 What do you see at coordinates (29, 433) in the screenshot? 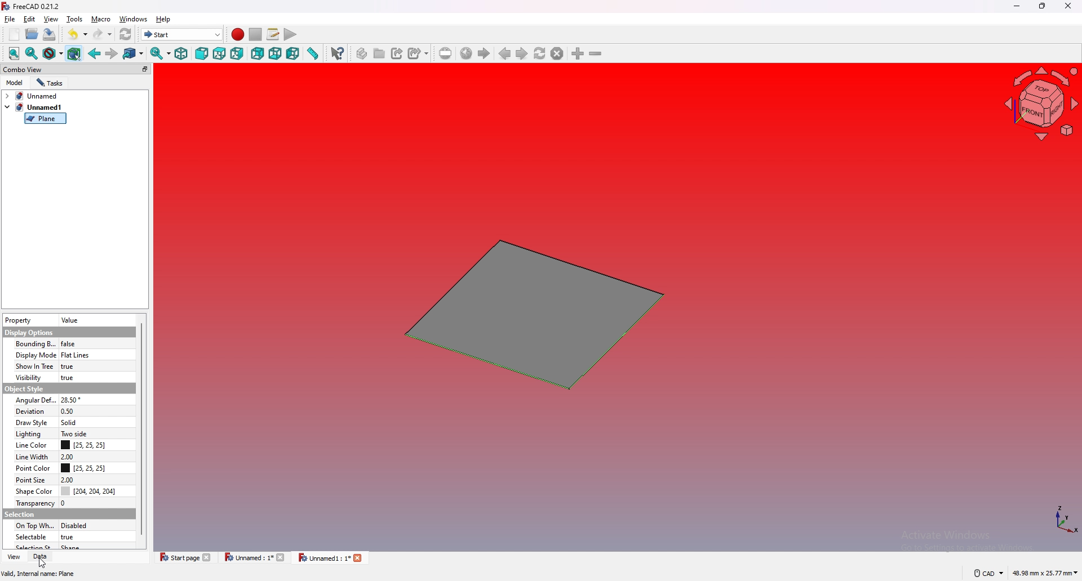
I see `lighting` at bounding box center [29, 433].